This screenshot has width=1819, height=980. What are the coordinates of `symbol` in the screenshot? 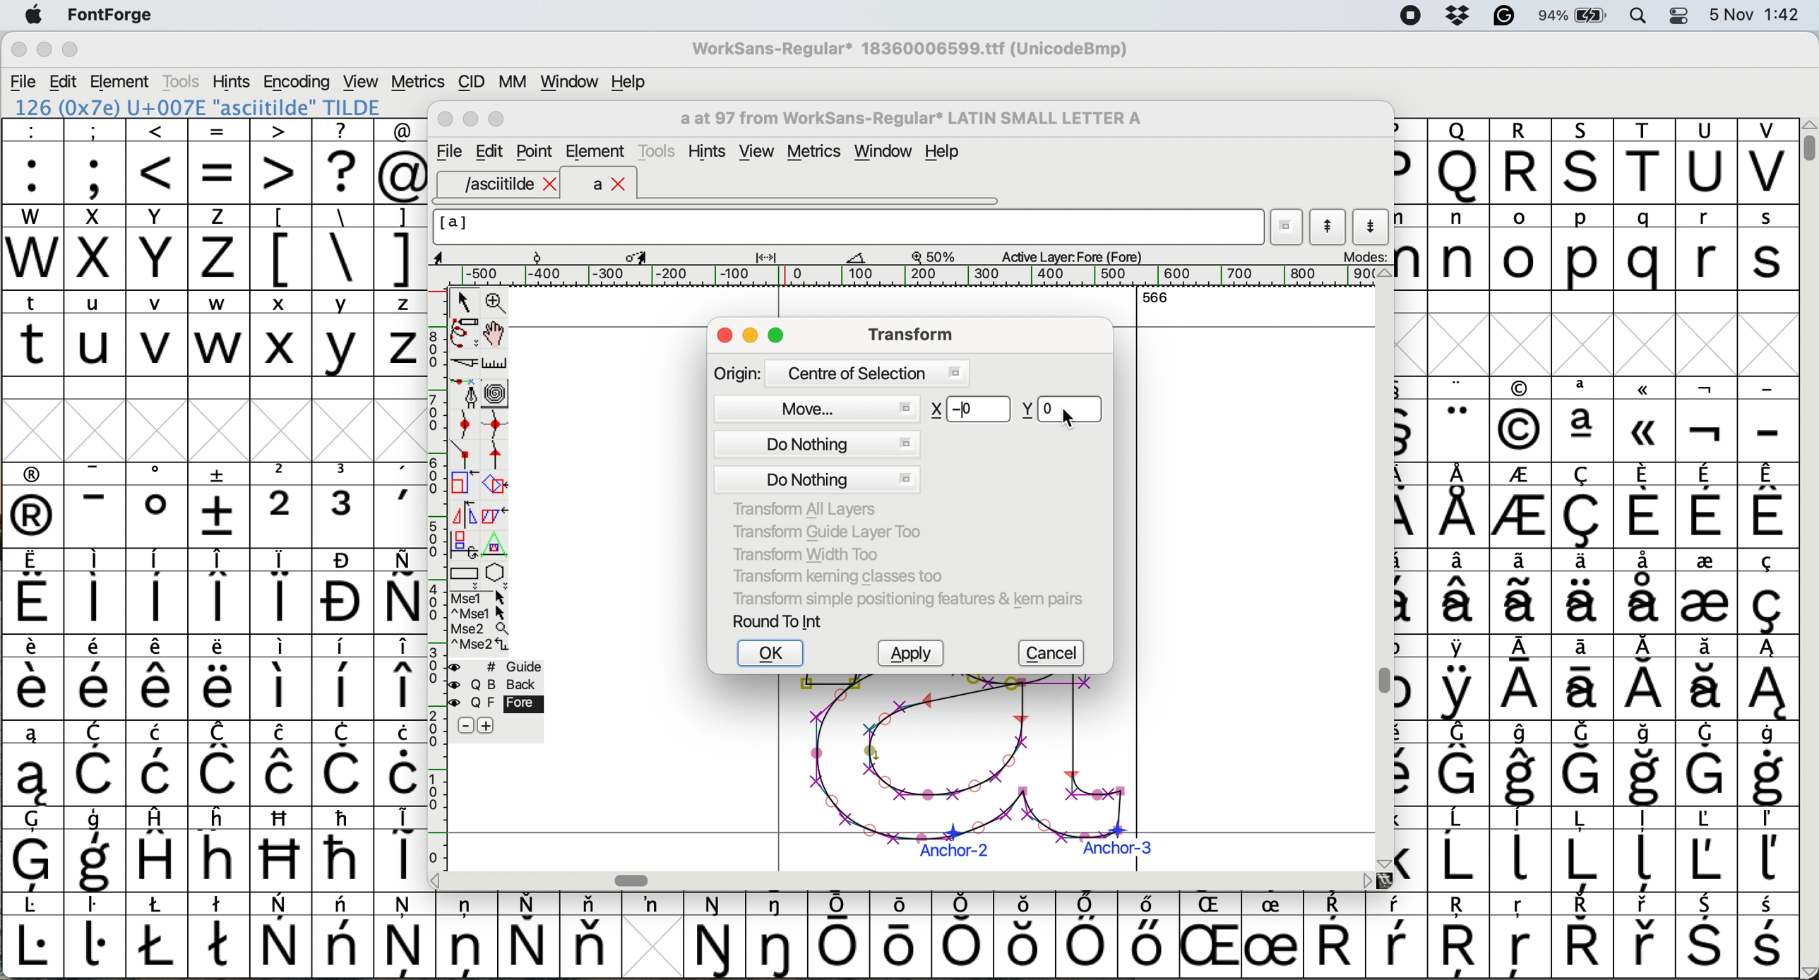 It's located at (345, 505).